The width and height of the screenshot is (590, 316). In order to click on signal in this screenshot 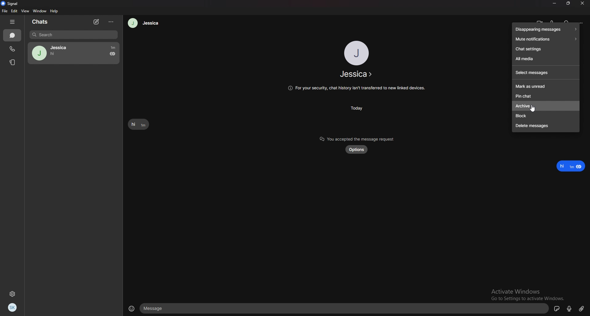, I will do `click(11, 4)`.